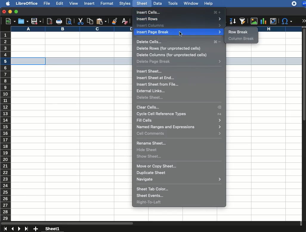 Image resolution: width=306 pixels, height=232 pixels. What do you see at coordinates (52, 229) in the screenshot?
I see `sheet1` at bounding box center [52, 229].